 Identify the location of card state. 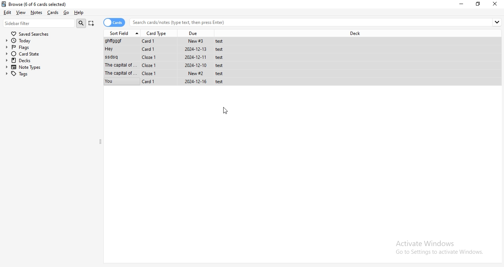
(49, 54).